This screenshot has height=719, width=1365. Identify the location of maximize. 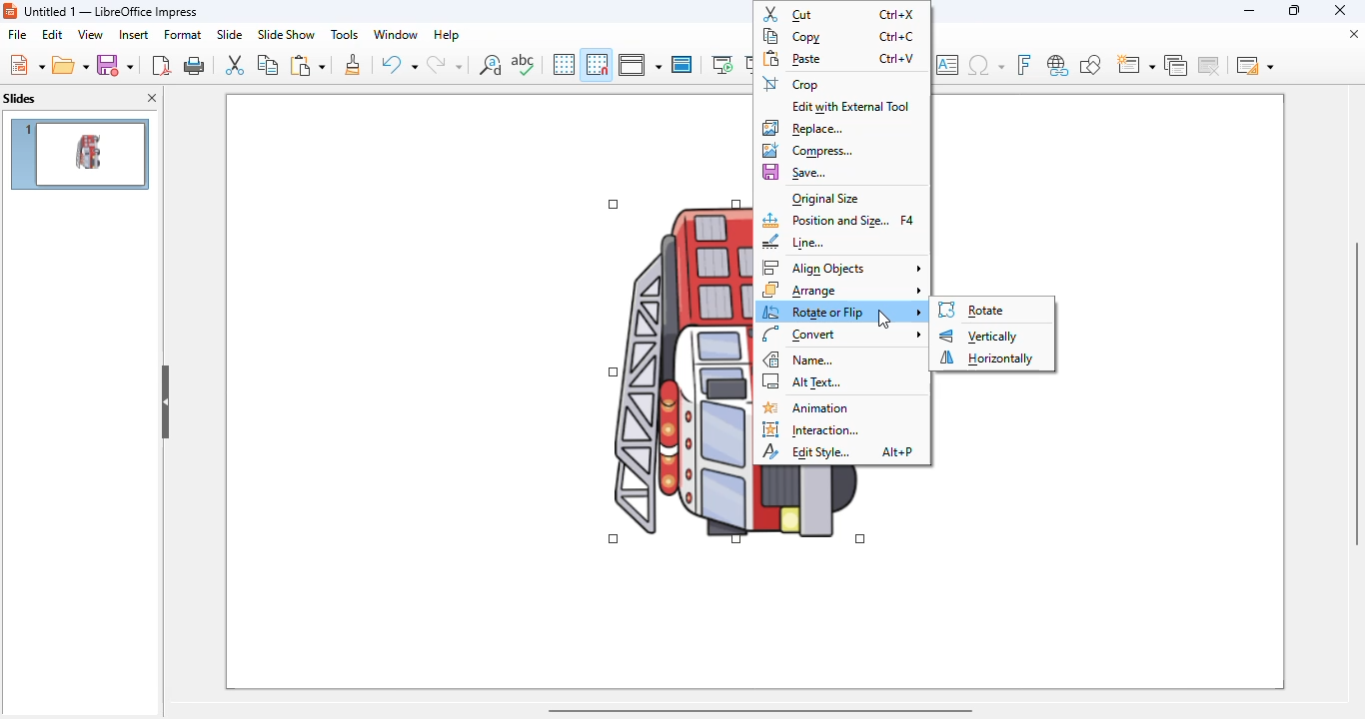
(1293, 10).